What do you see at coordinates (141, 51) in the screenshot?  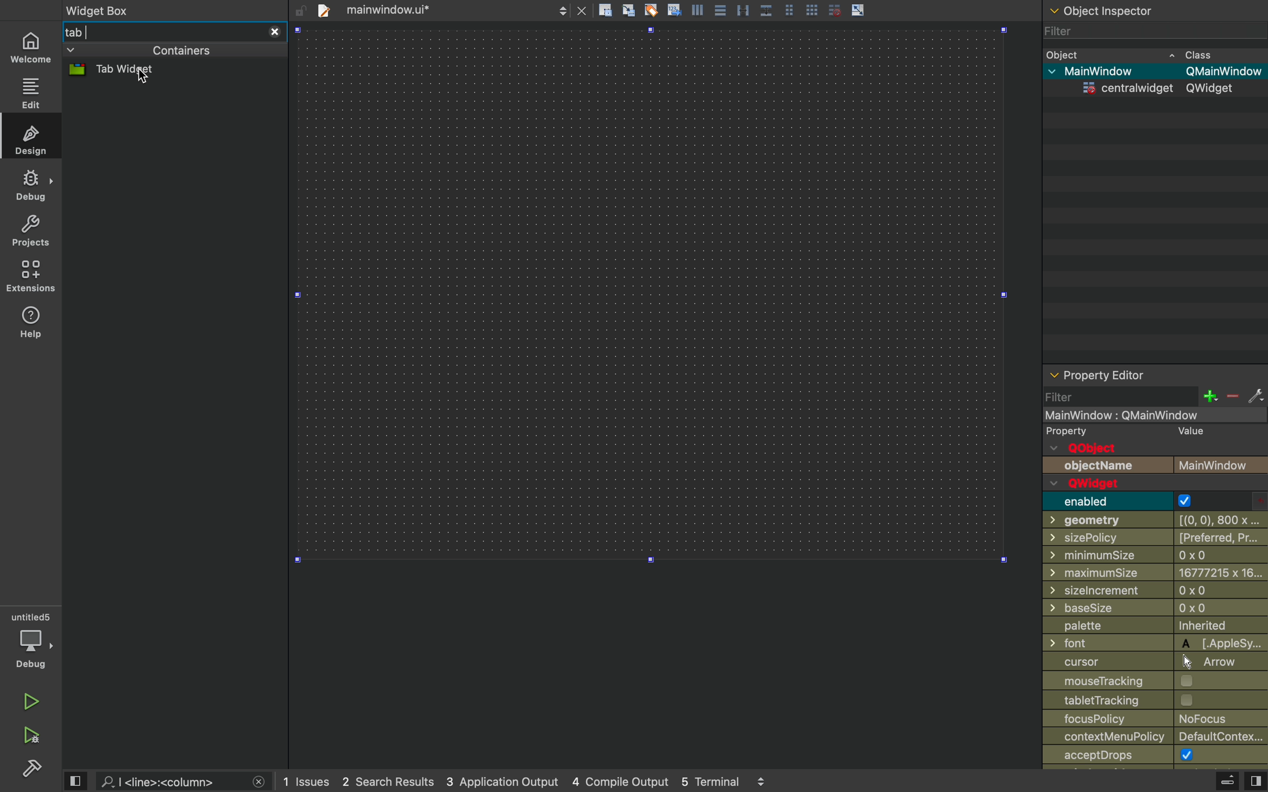 I see `containers` at bounding box center [141, 51].